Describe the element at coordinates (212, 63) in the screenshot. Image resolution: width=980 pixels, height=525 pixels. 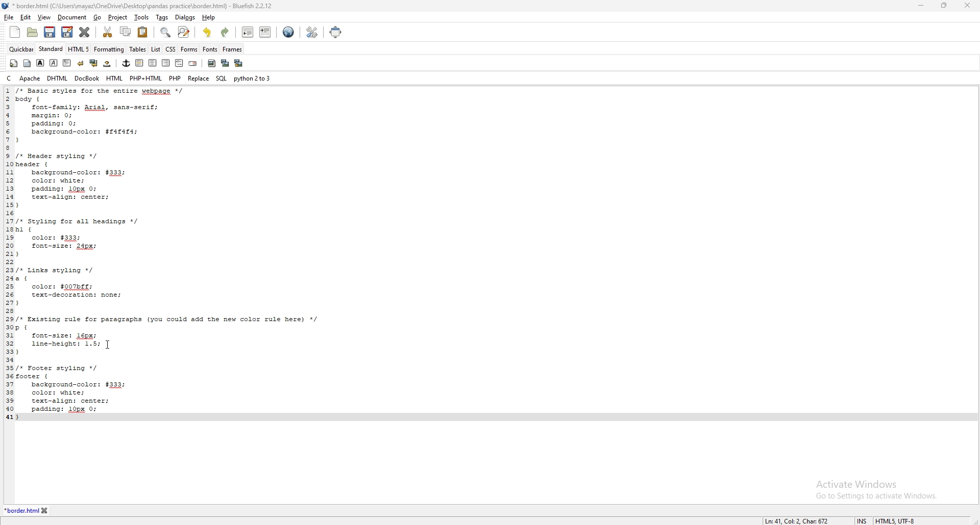
I see `insert image` at that location.